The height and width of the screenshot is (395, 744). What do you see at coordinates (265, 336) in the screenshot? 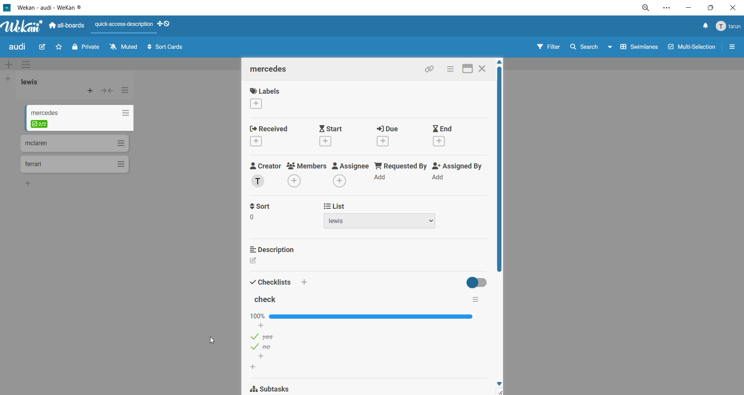
I see `yes` at bounding box center [265, 336].